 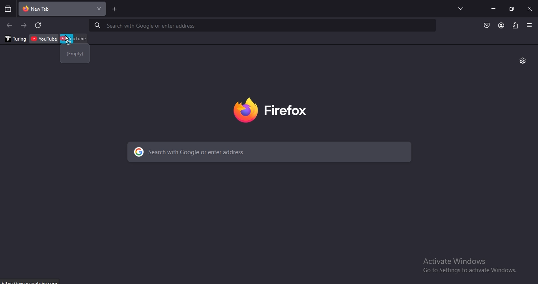 What do you see at coordinates (530, 25) in the screenshot?
I see `view settings menu` at bounding box center [530, 25].